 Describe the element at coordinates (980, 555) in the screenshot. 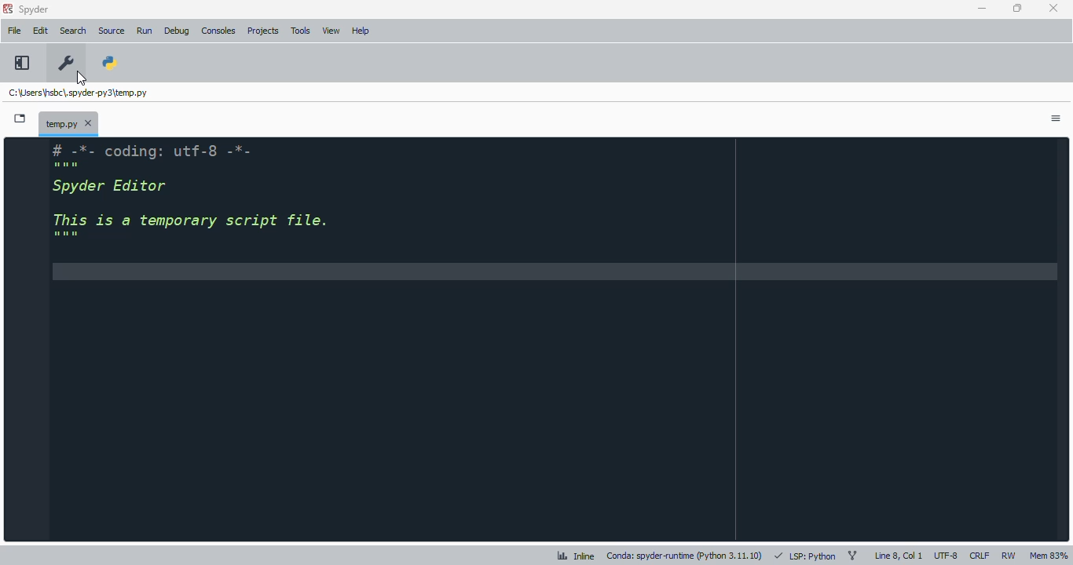

I see `CRLF` at that location.